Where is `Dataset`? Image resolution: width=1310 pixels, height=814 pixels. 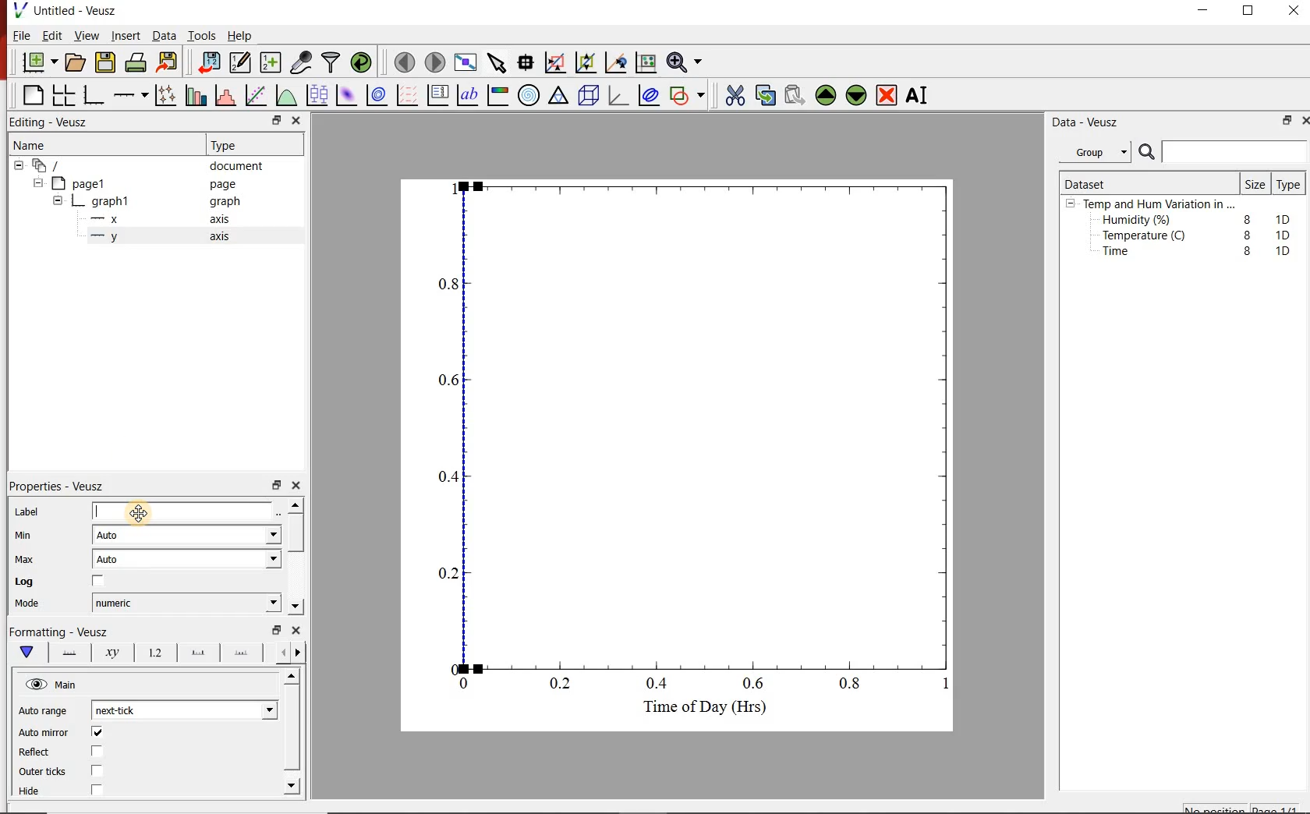
Dataset is located at coordinates (1092, 182).